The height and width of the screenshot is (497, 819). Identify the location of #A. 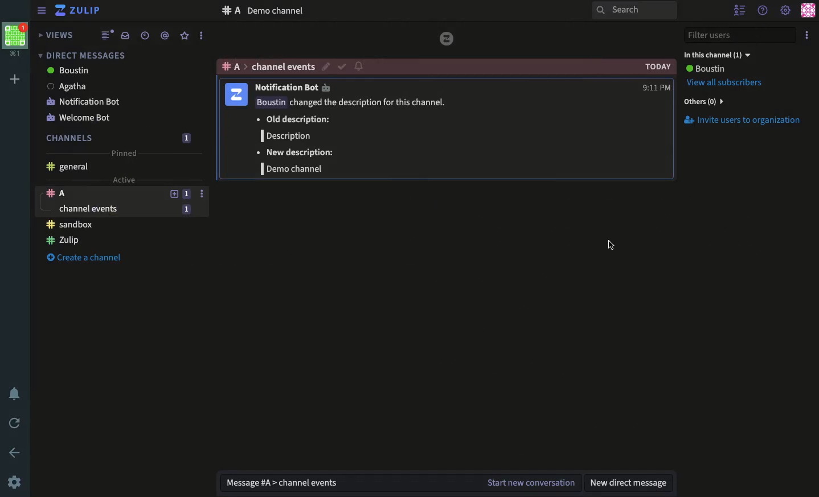
(230, 11).